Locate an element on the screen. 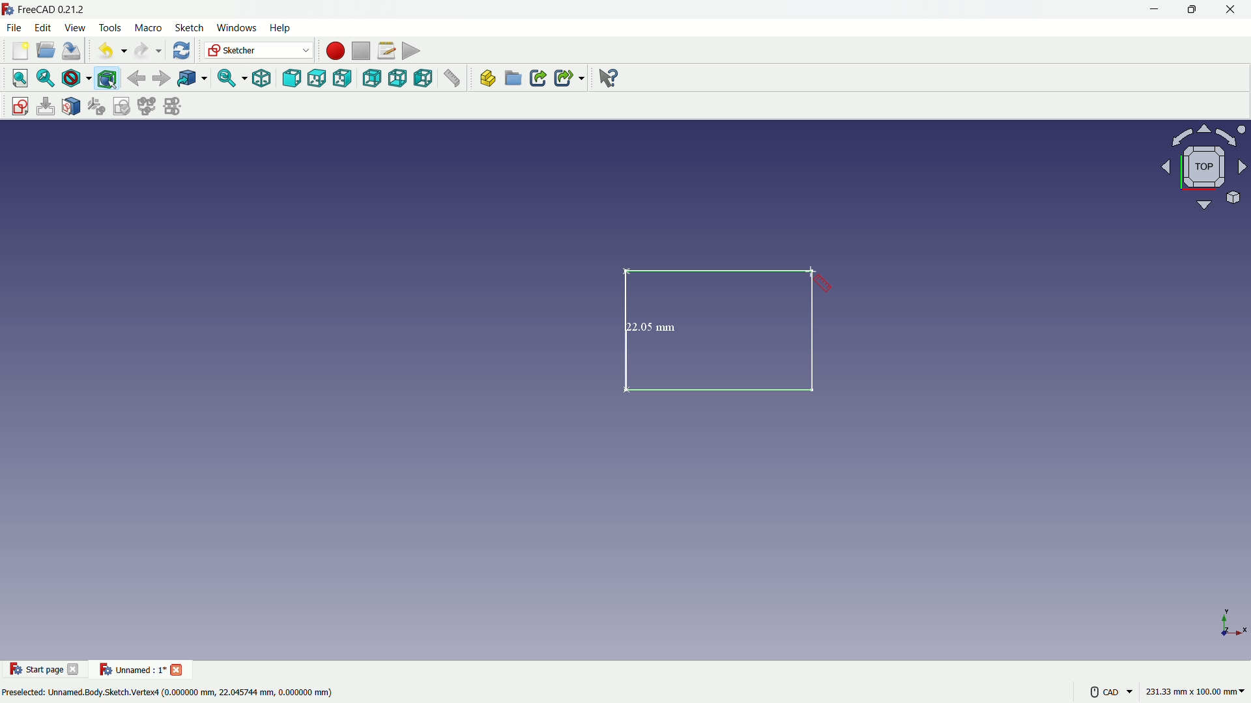 This screenshot has height=703, width=1251. measure is located at coordinates (453, 80).